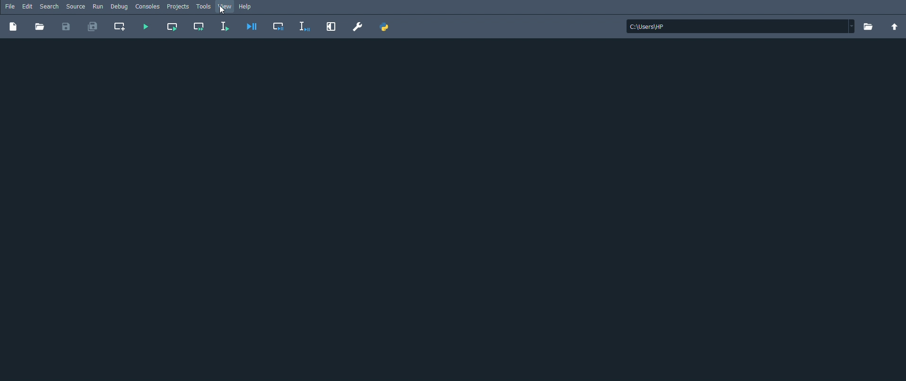  I want to click on Preferences, so click(357, 26).